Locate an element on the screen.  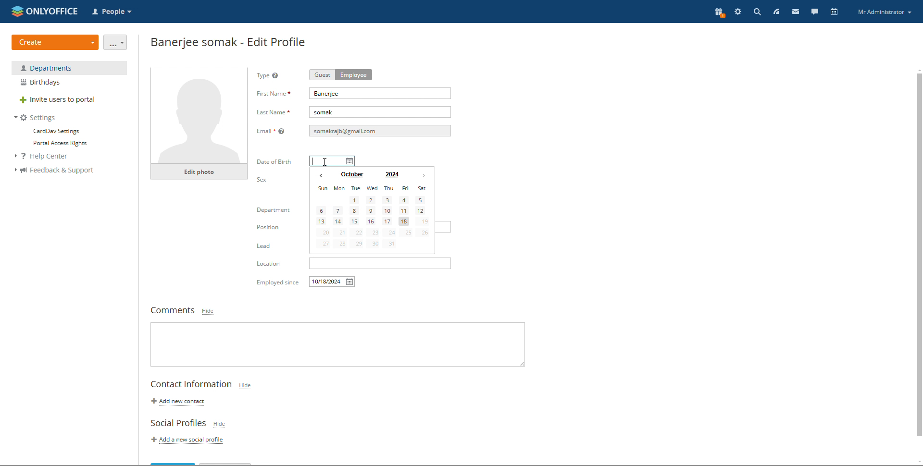
date of birth is located at coordinates (332, 161).